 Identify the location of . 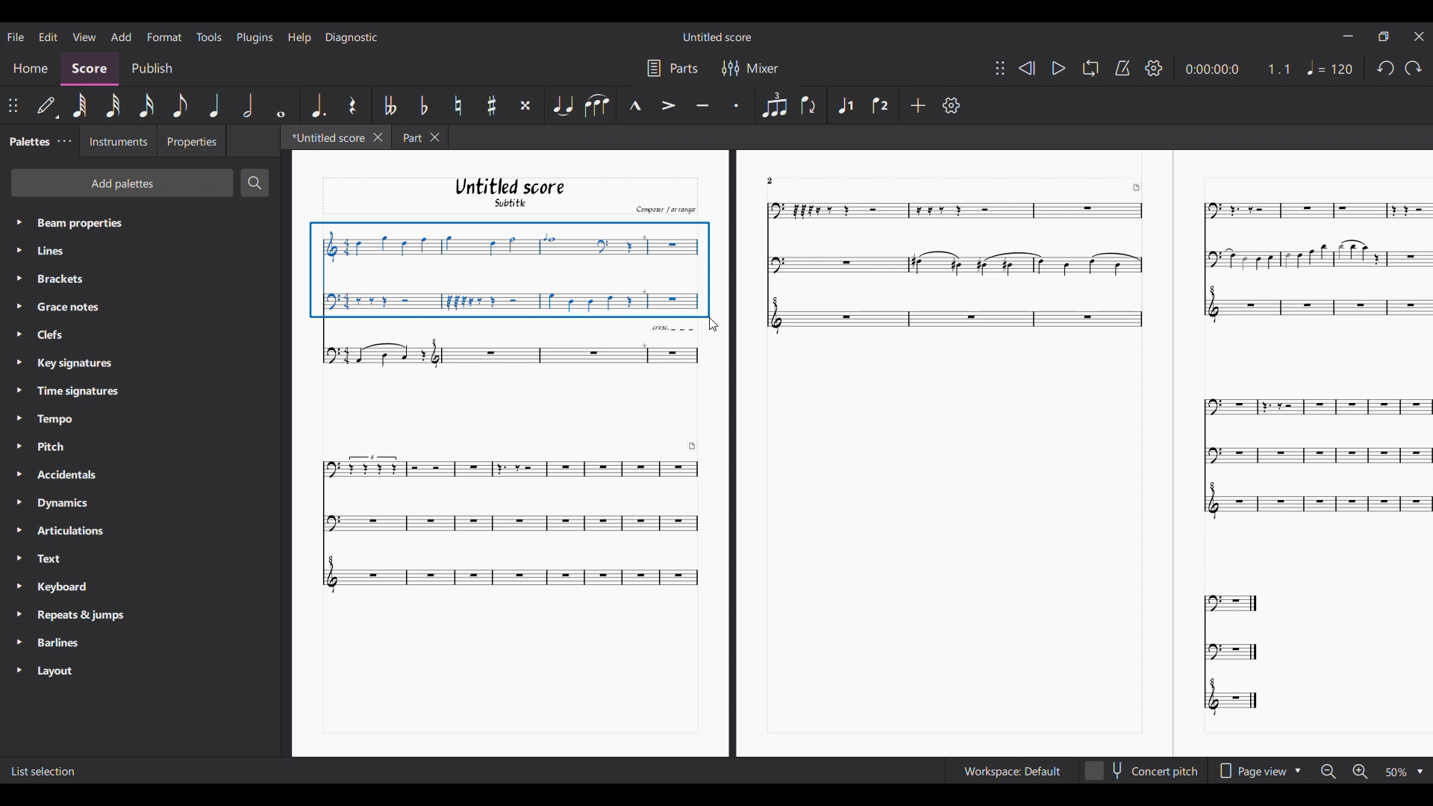
(653, 66).